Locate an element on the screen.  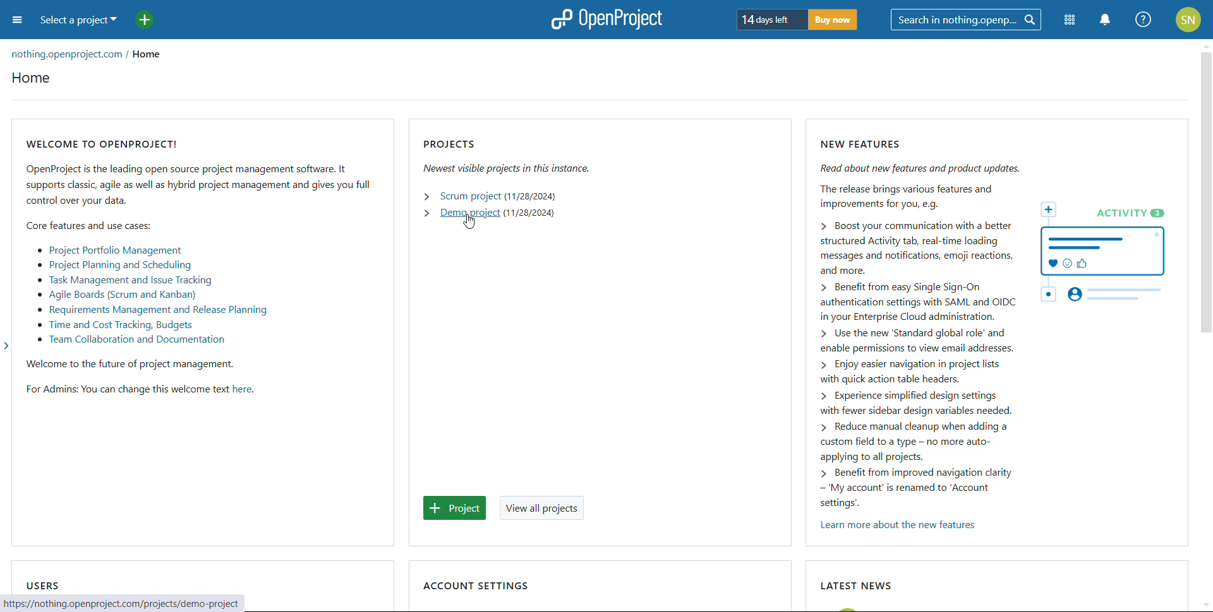
learn more about the new features is located at coordinates (895, 525).